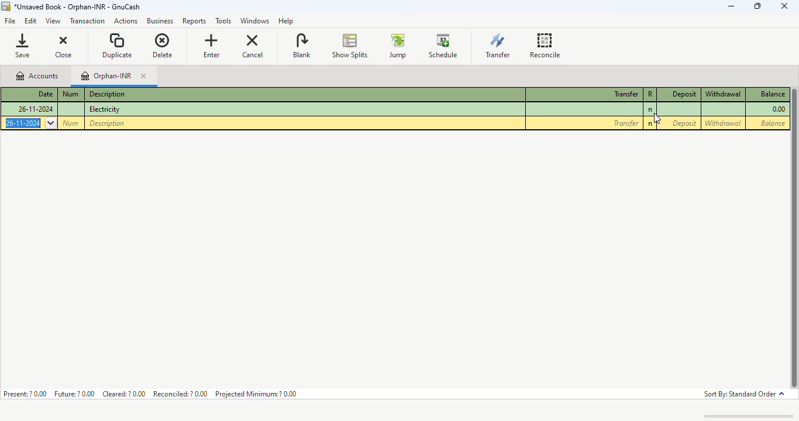  I want to click on present: ? 0.00, so click(25, 394).